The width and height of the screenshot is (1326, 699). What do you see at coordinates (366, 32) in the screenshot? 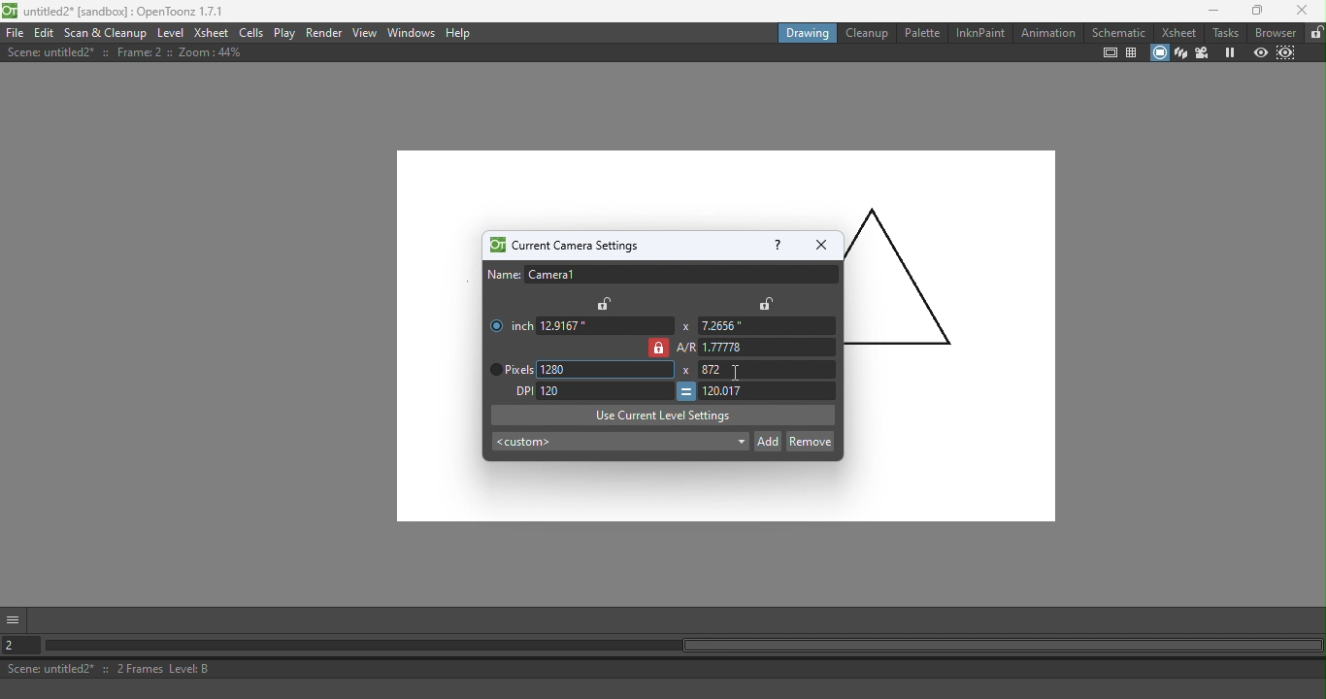
I see `View` at bounding box center [366, 32].